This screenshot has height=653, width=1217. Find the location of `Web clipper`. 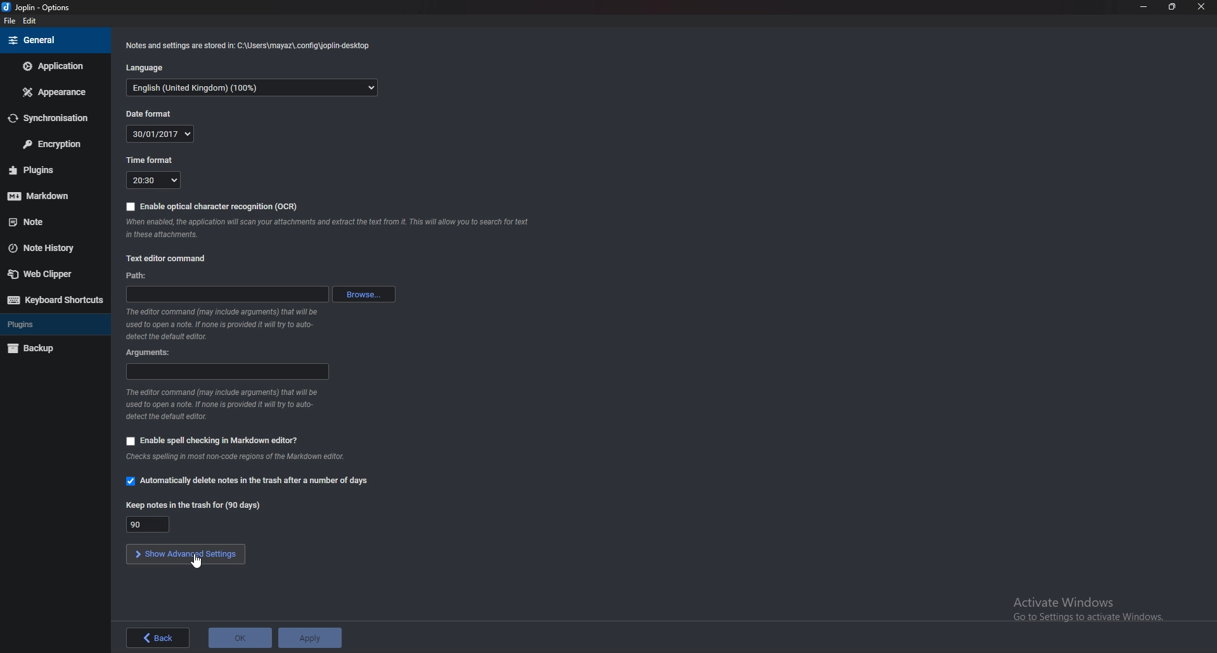

Web clipper is located at coordinates (48, 274).